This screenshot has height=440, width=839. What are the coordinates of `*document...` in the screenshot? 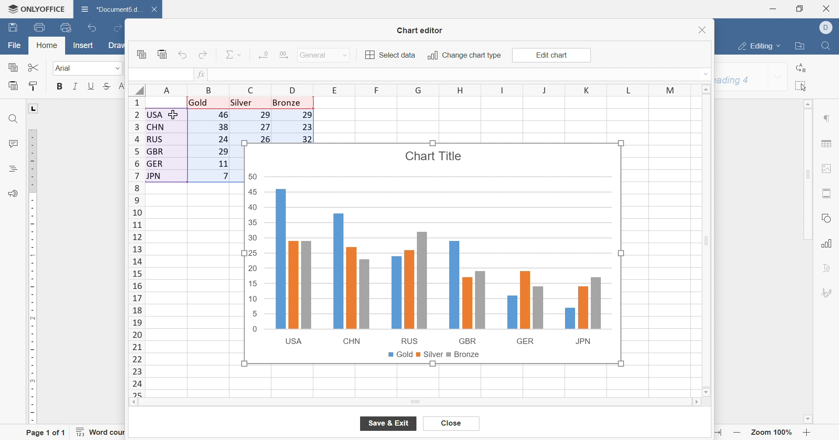 It's located at (110, 9).